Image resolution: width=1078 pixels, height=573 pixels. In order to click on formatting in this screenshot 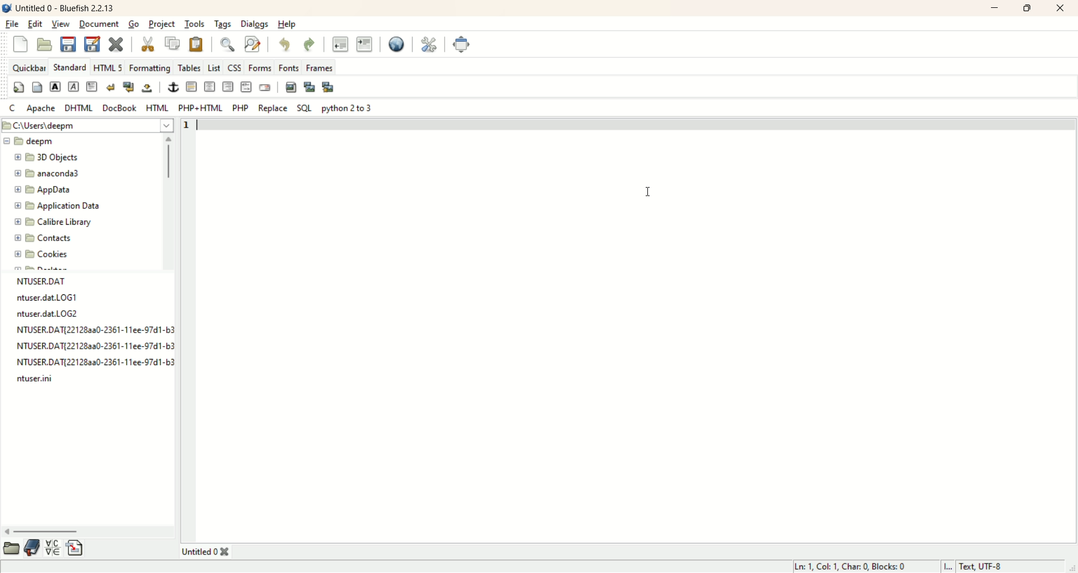, I will do `click(152, 69)`.